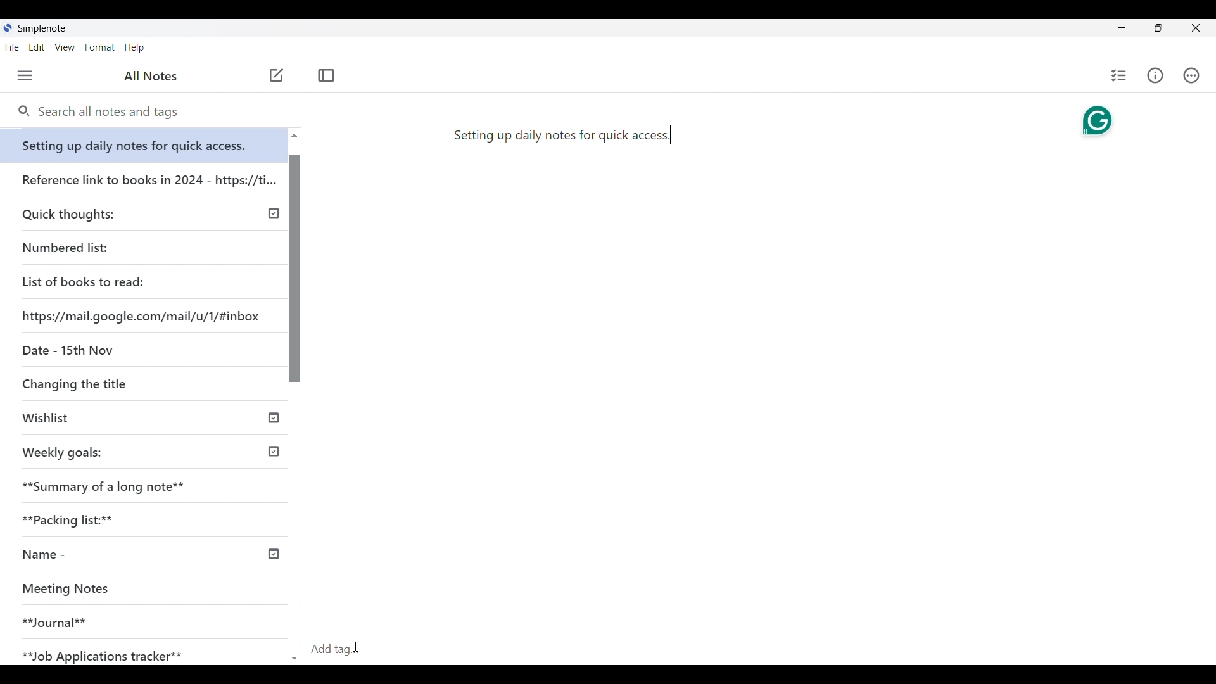 This screenshot has height=684, width=1216. Describe the element at coordinates (143, 315) in the screenshot. I see `Website` at that location.